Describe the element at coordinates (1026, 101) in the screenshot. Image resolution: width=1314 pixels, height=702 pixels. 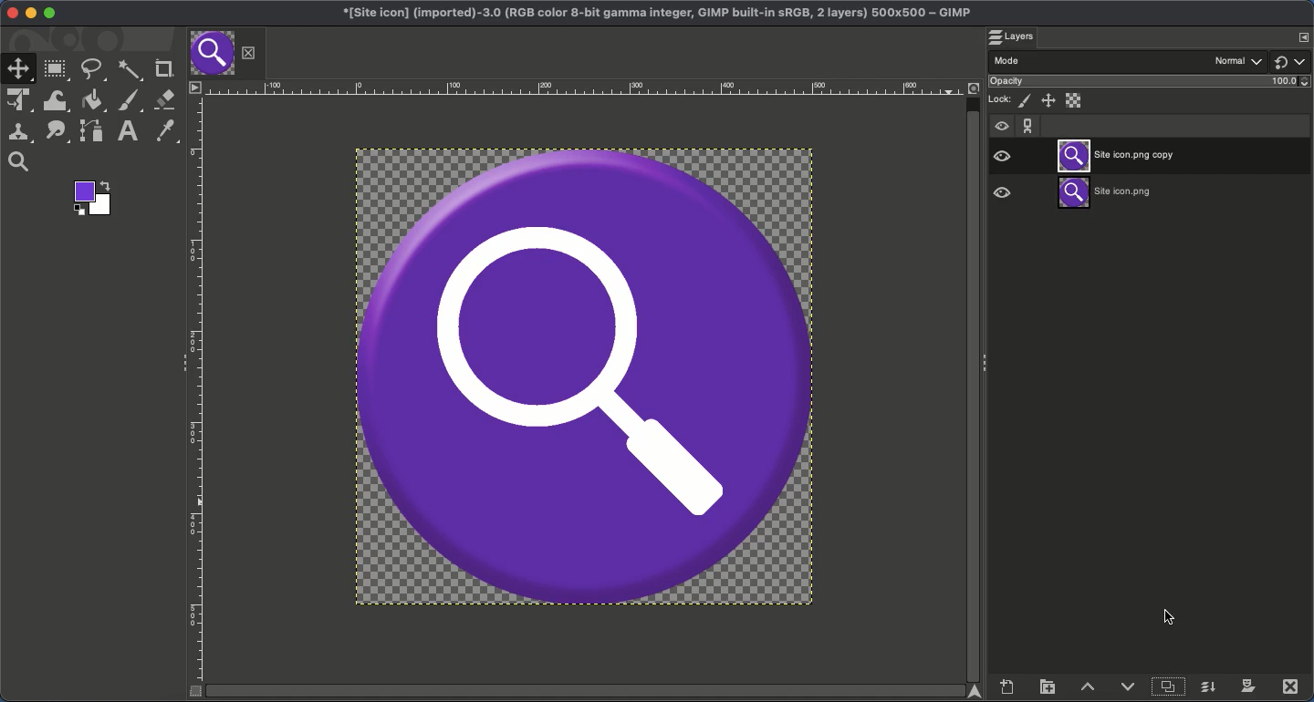
I see `Pixels` at that location.